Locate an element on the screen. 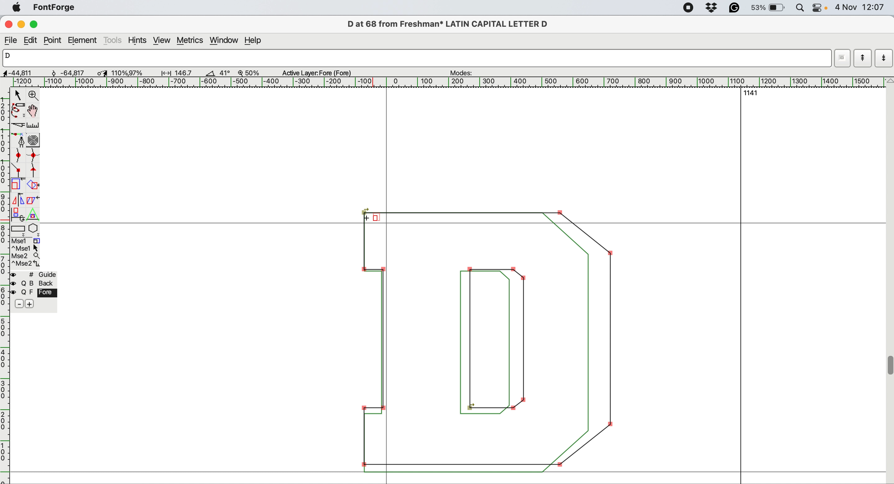  hints is located at coordinates (139, 41).